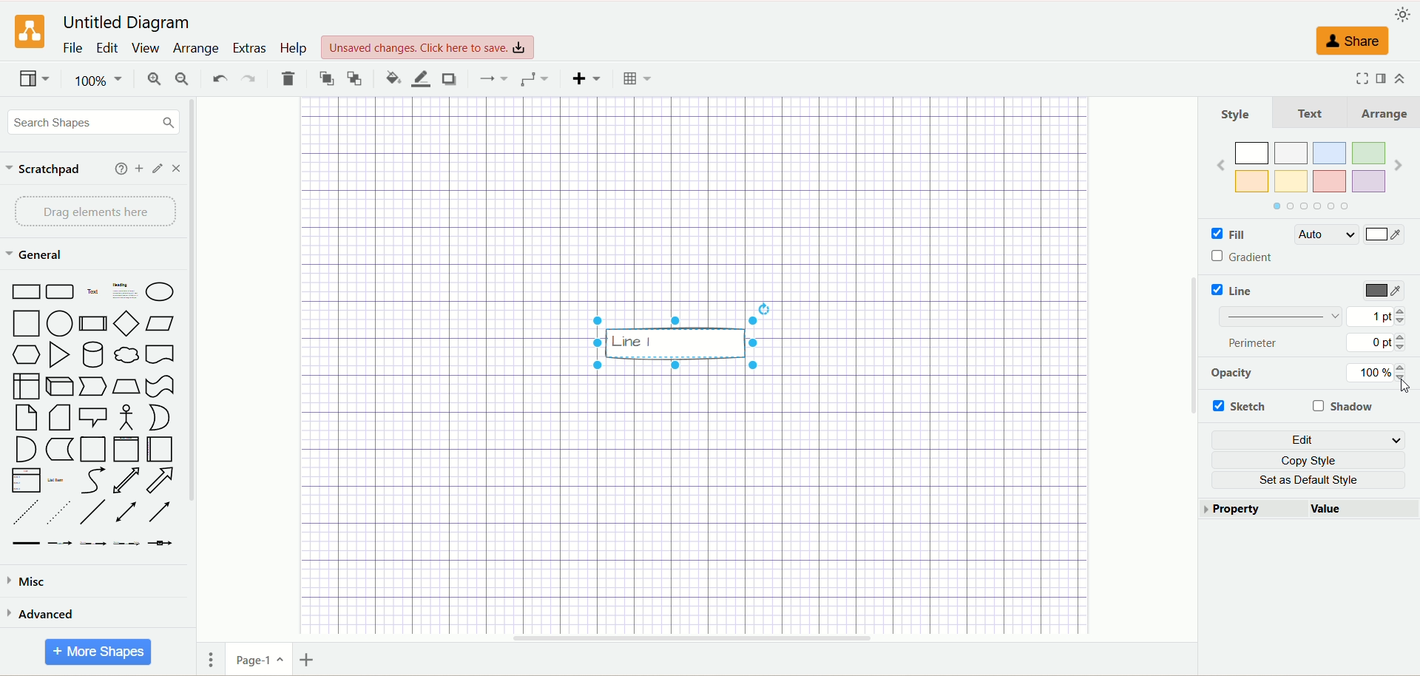 This screenshot has height=676, width=1420. What do you see at coordinates (289, 79) in the screenshot?
I see `delete` at bounding box center [289, 79].